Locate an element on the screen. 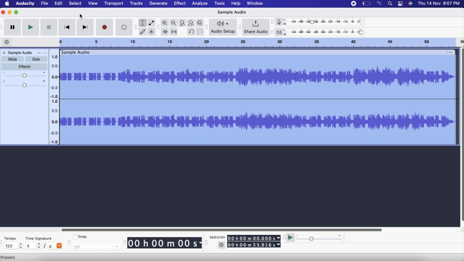 The width and height of the screenshot is (464, 261). Timeline options is located at coordinates (8, 42).